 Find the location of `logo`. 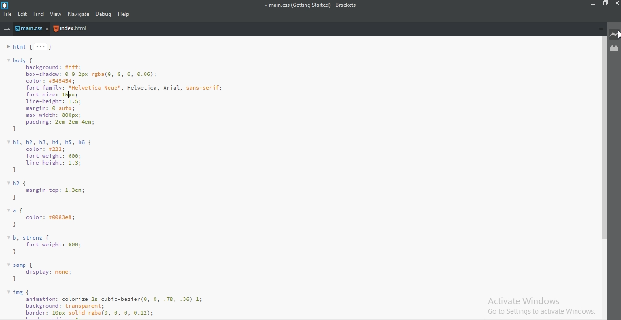

logo is located at coordinates (6, 4).